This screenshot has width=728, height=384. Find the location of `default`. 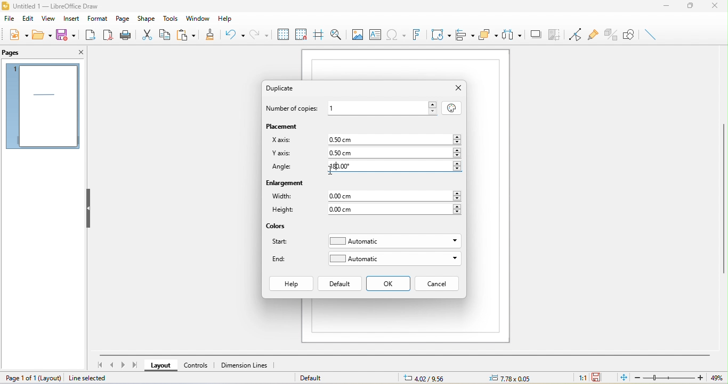

default is located at coordinates (314, 378).